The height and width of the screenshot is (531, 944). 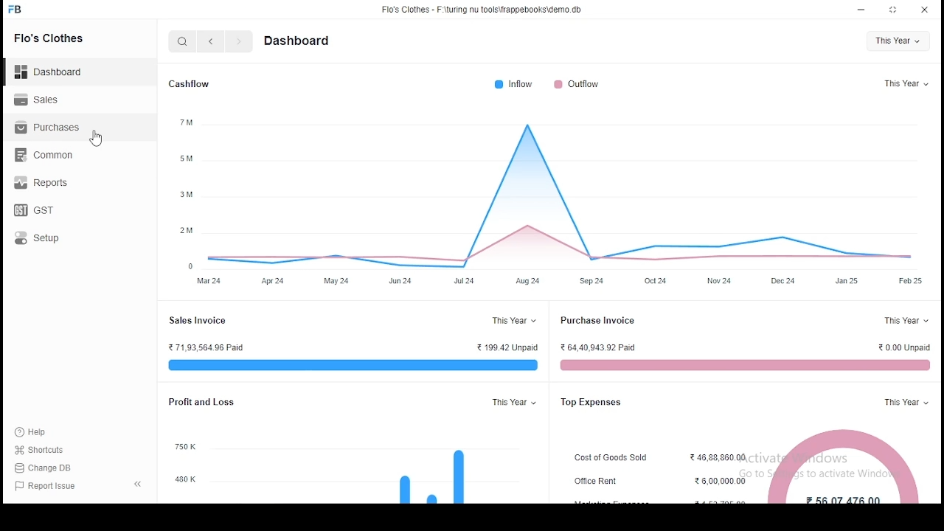 I want to click on may 24, so click(x=336, y=281).